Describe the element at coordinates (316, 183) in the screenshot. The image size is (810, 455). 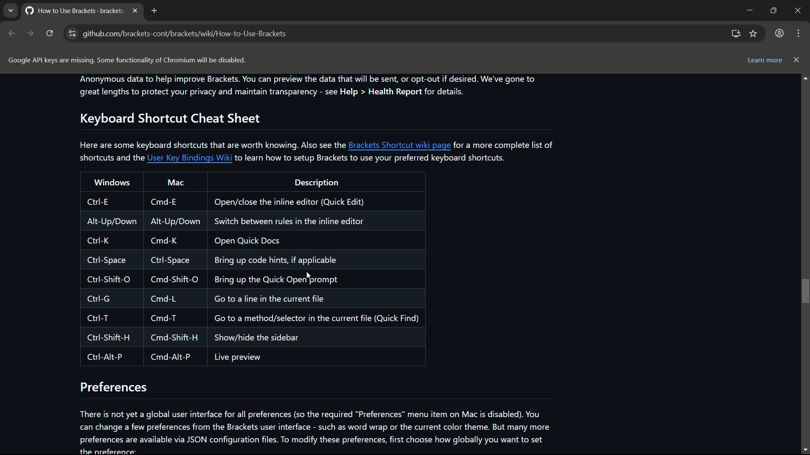
I see `description` at that location.